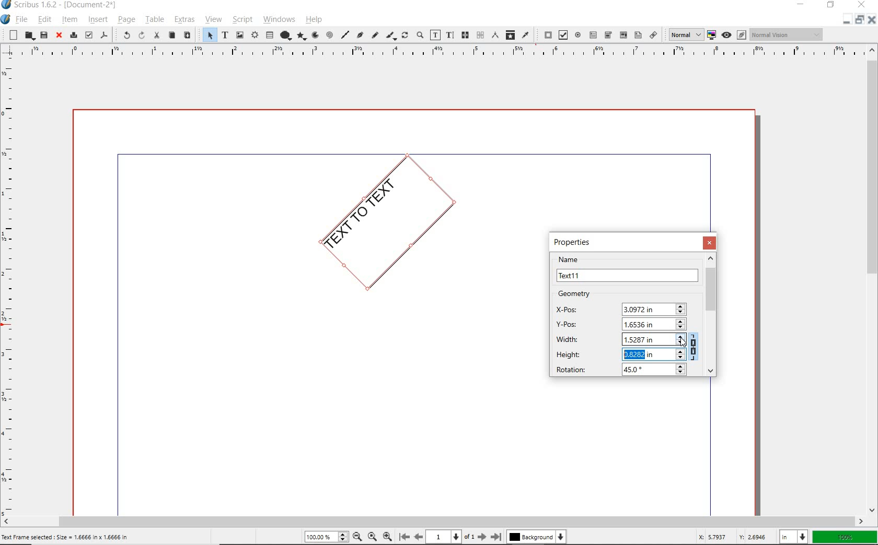  What do you see at coordinates (638, 35) in the screenshot?
I see `pdf list box` at bounding box center [638, 35].